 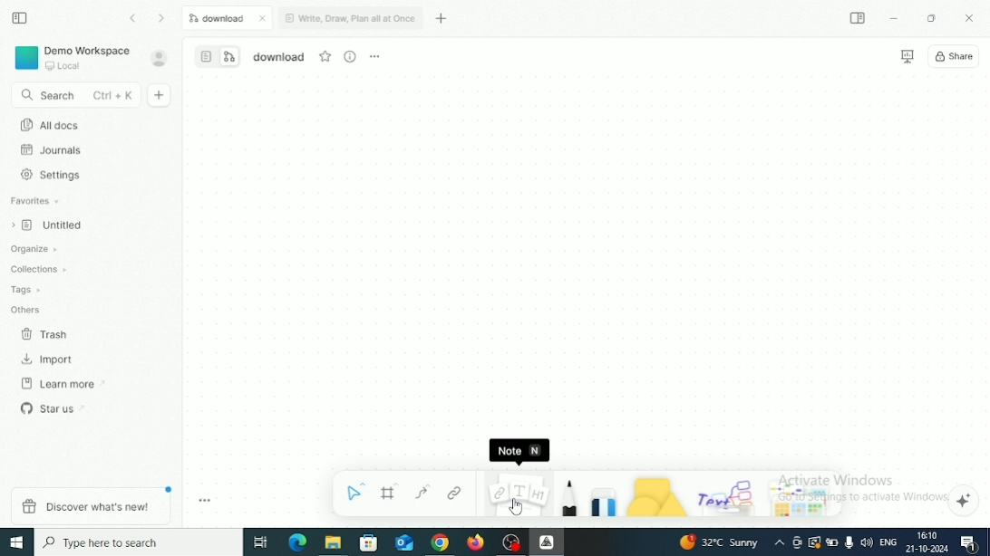 I want to click on Favourite, so click(x=326, y=56).